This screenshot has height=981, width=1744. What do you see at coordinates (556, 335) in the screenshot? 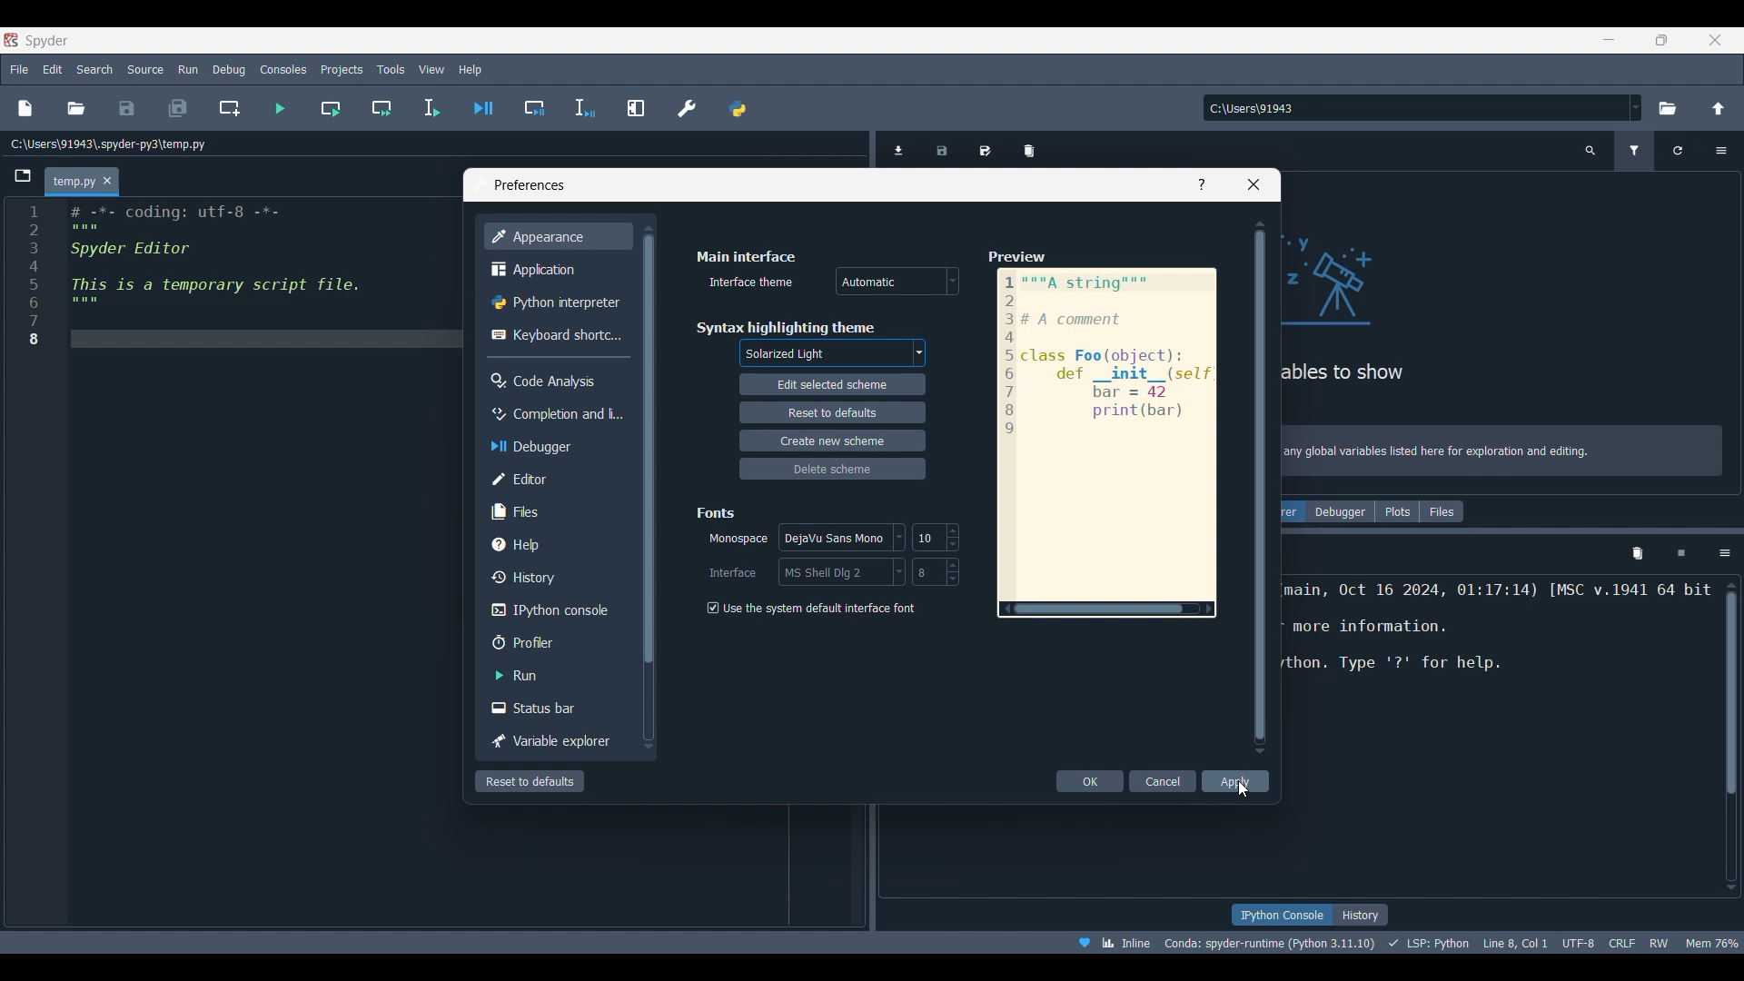
I see `Keyboard shortcut` at bounding box center [556, 335].